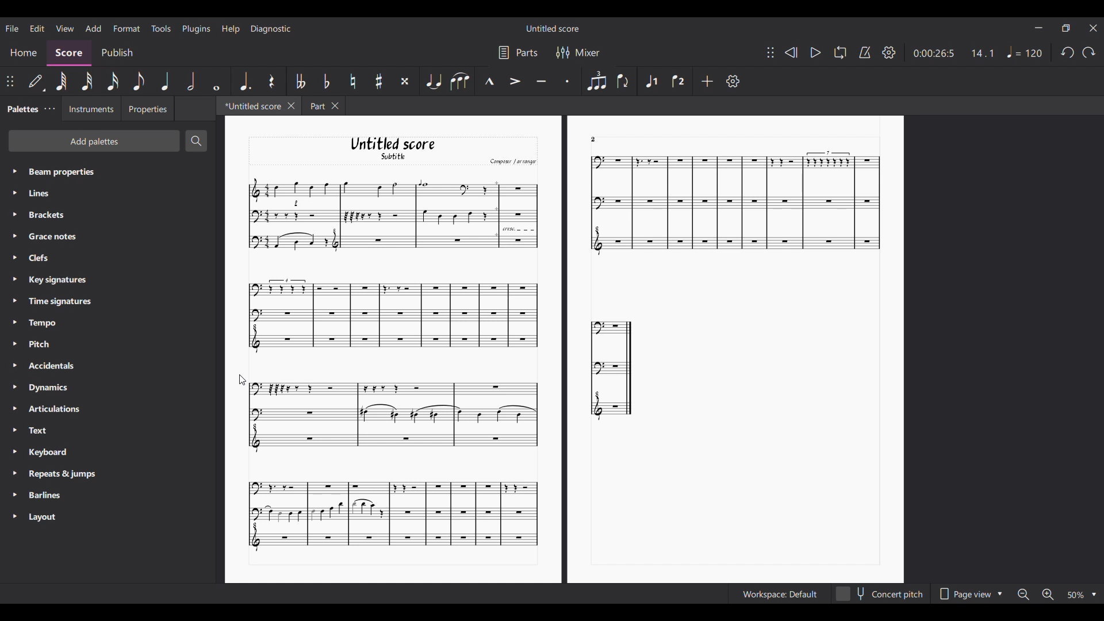  Describe the element at coordinates (13, 28) in the screenshot. I see `File menu` at that location.